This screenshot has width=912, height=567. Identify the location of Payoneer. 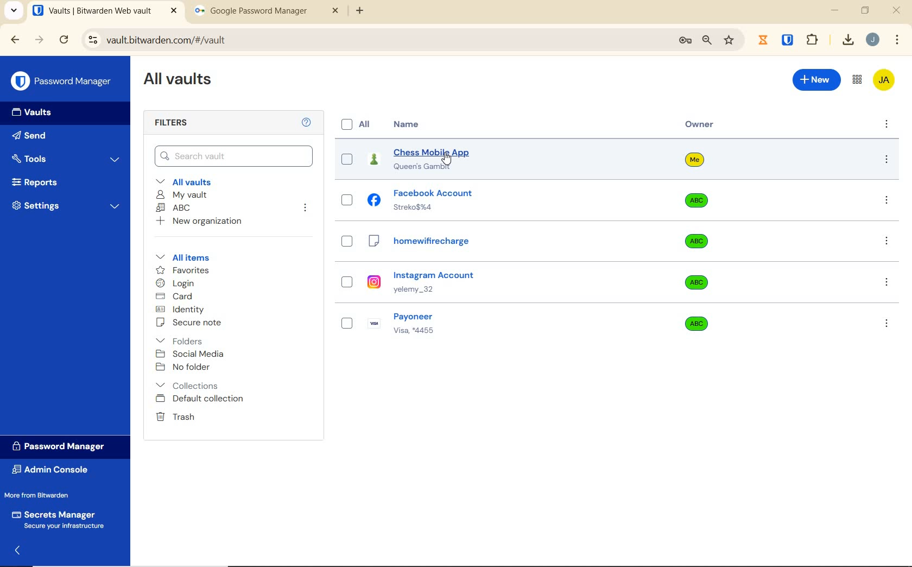
(422, 316).